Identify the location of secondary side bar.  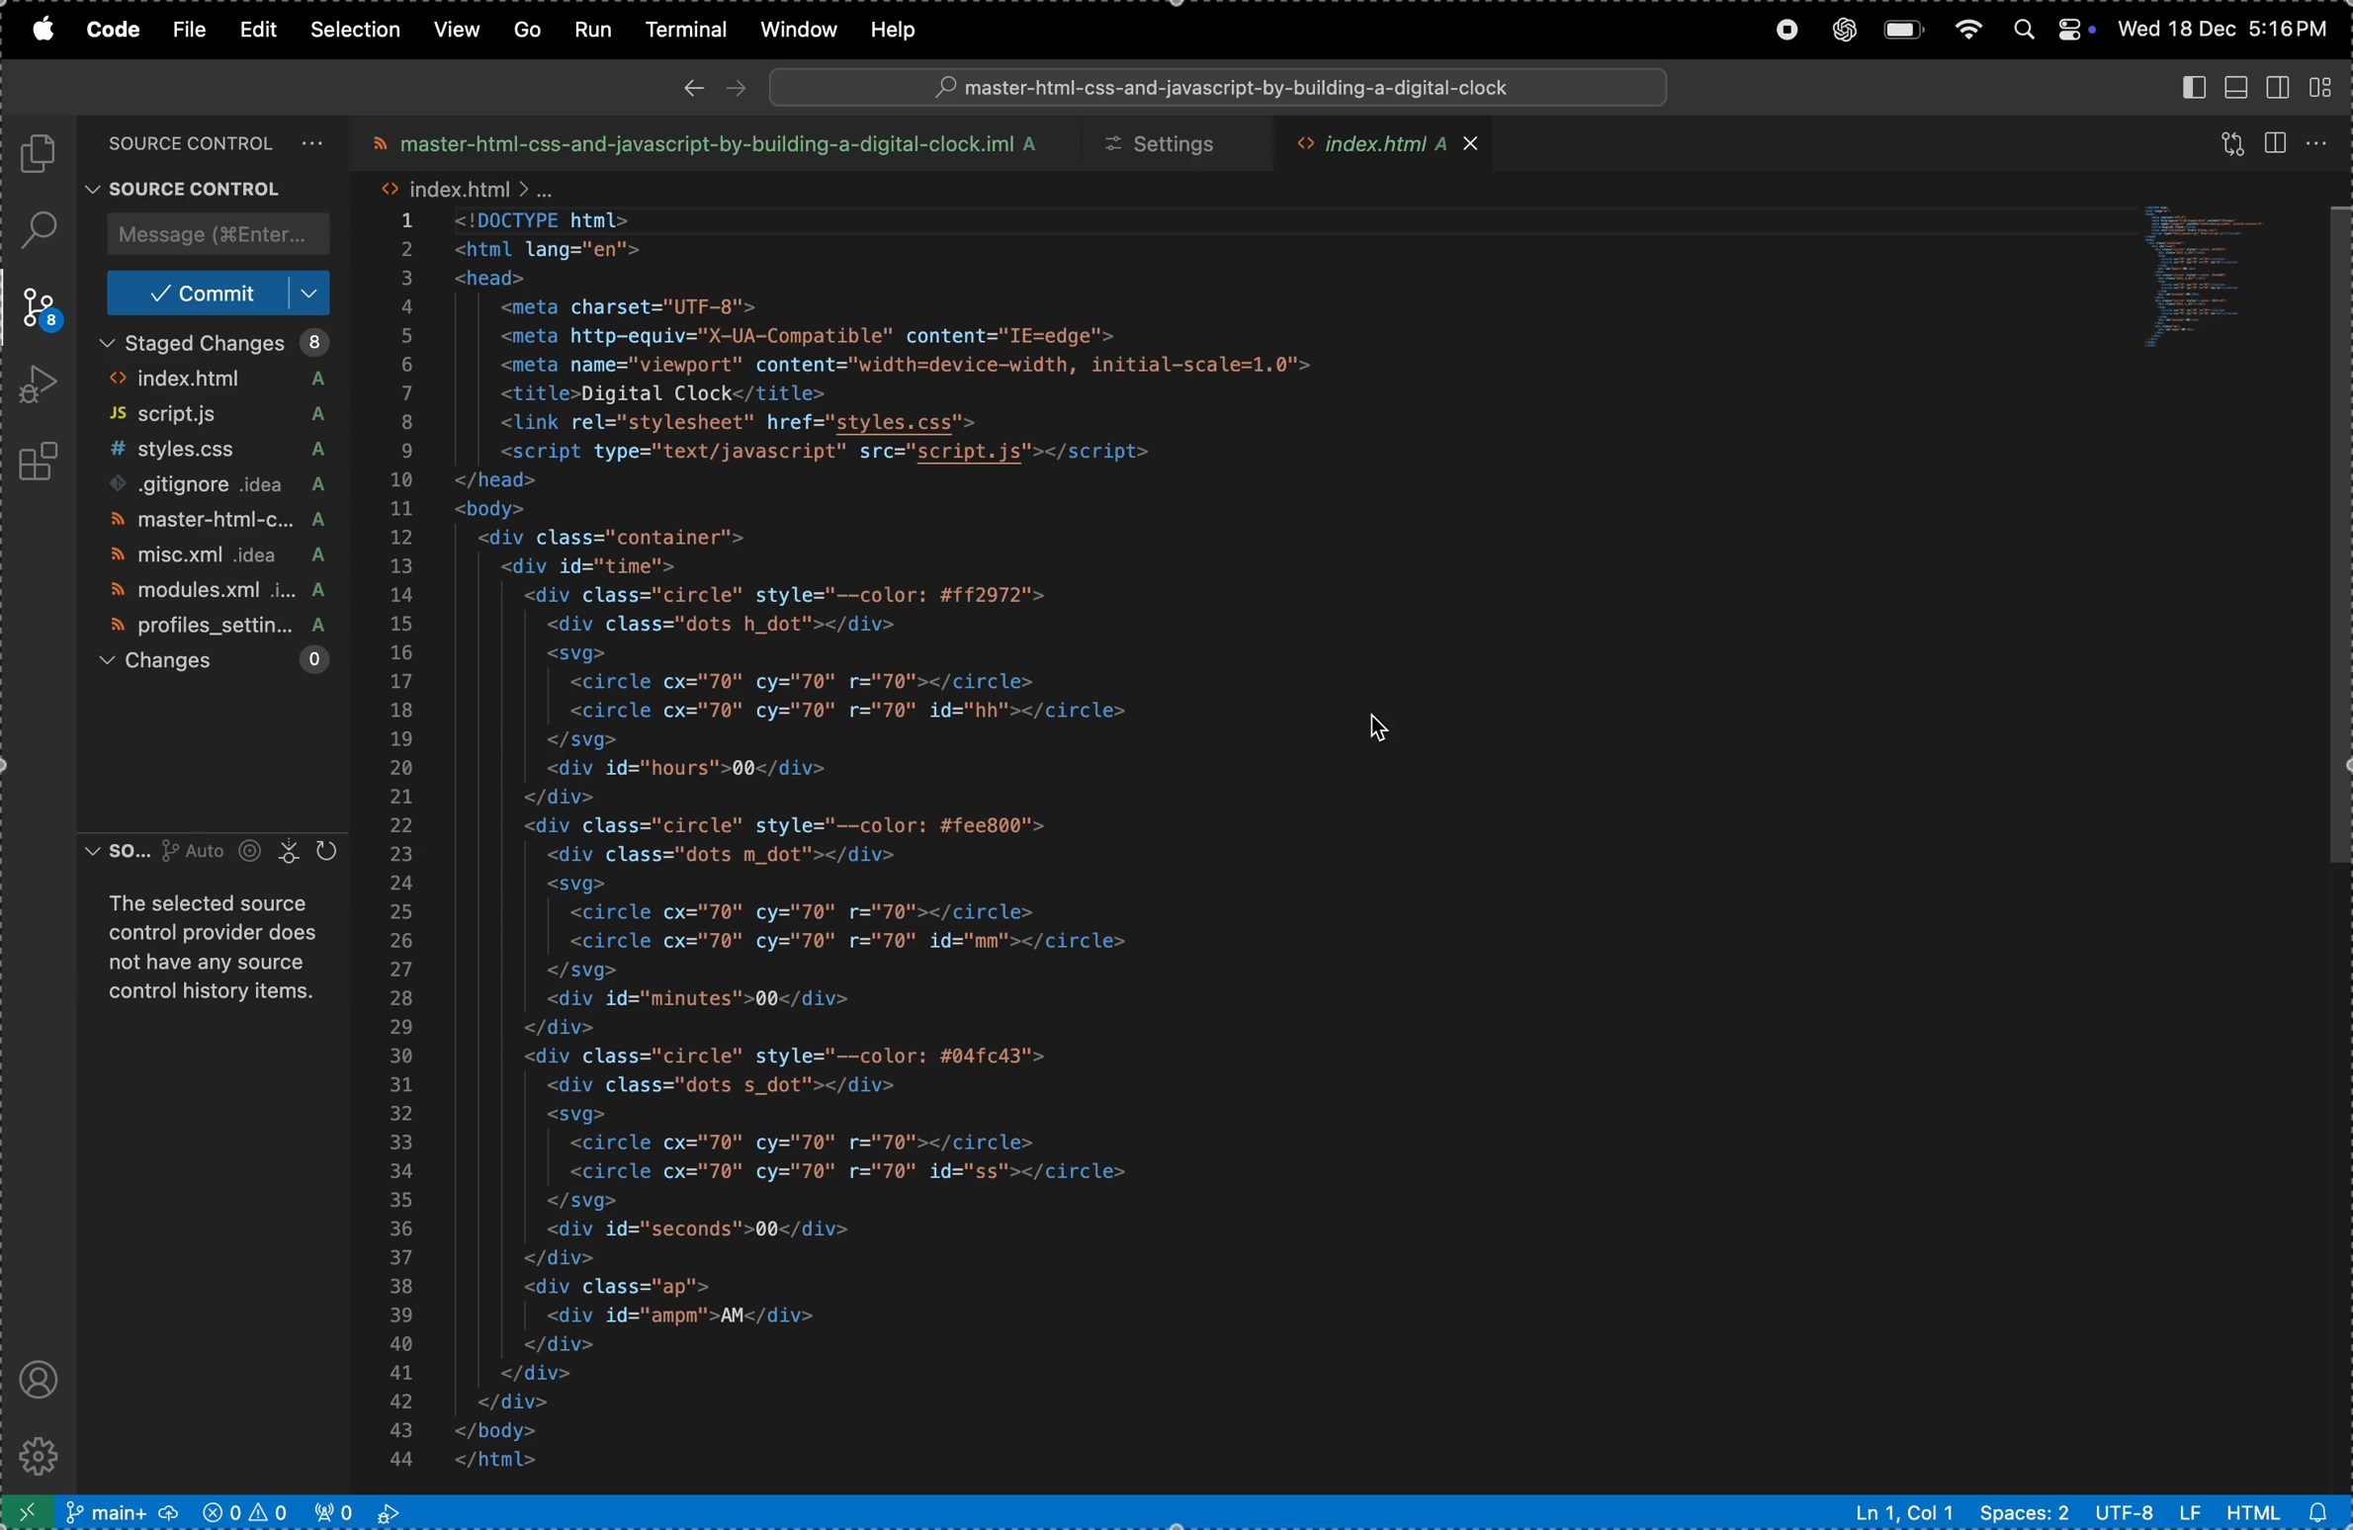
(2274, 90).